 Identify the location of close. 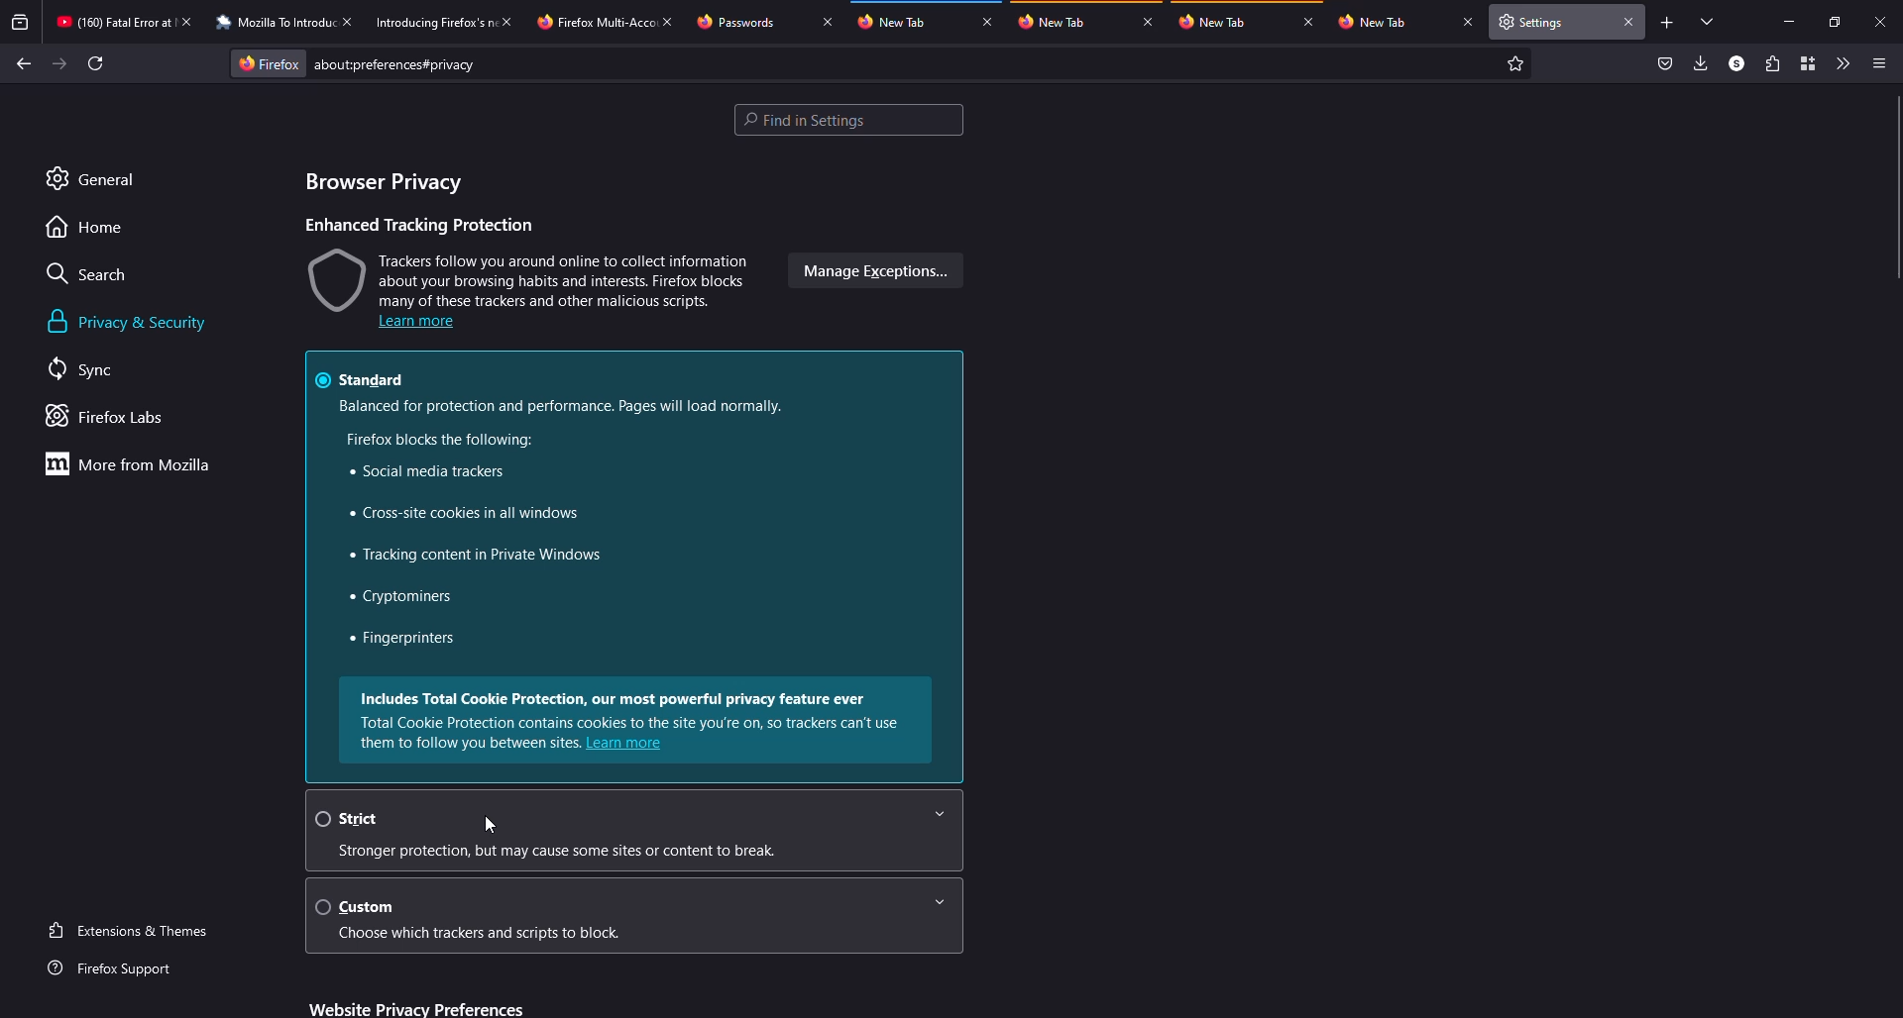
(672, 21).